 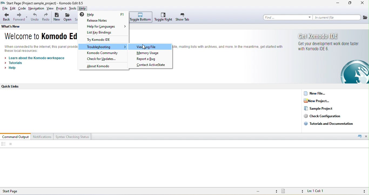 I want to click on troubleshooting, so click(x=104, y=47).